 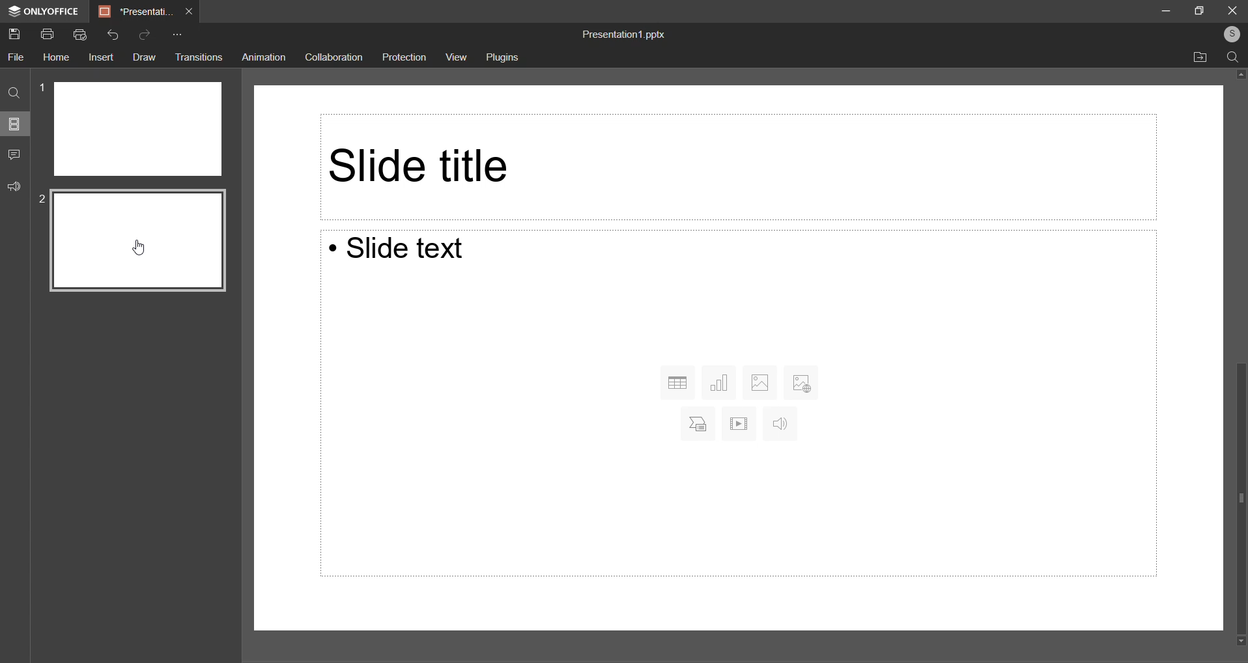 What do you see at coordinates (759, 381) in the screenshot?
I see `Image ` at bounding box center [759, 381].